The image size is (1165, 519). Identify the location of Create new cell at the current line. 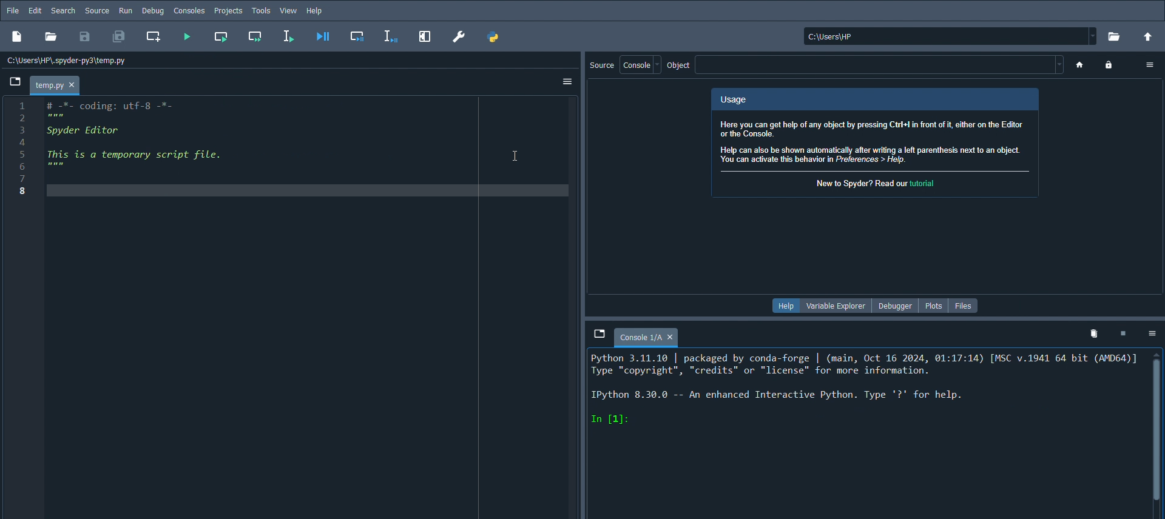
(154, 36).